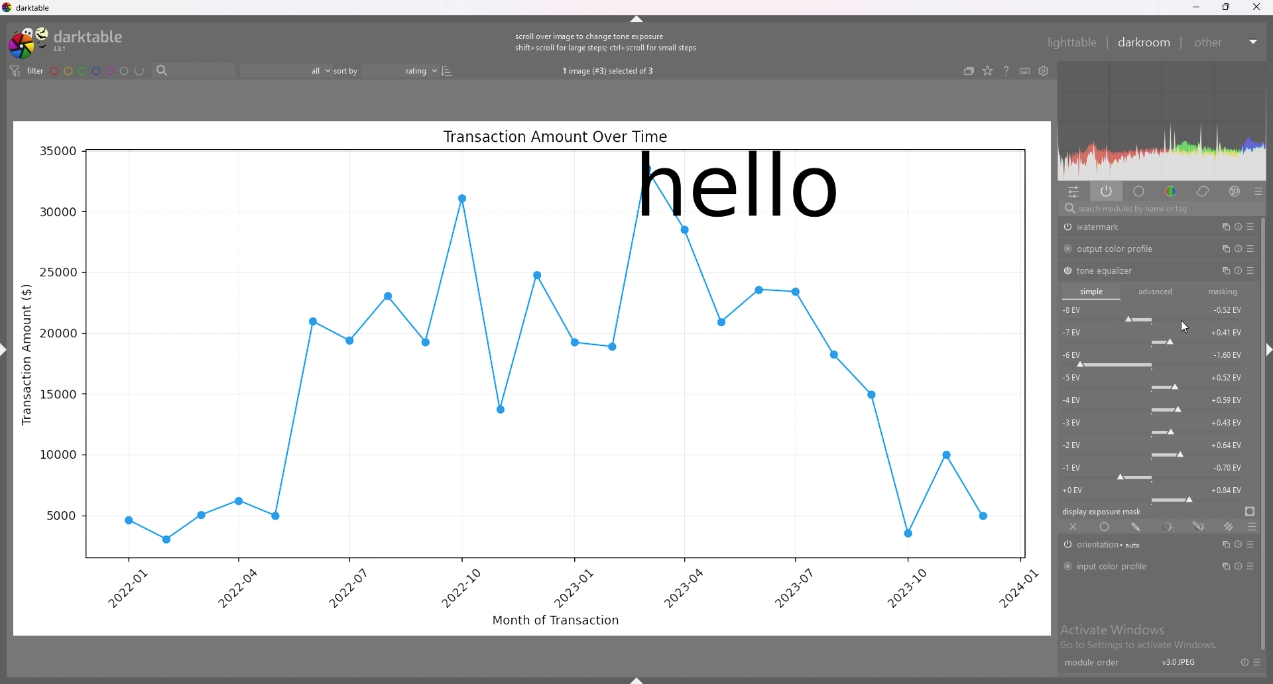 The image size is (1273, 684). I want to click on keyboard shortcuts, so click(1024, 71).